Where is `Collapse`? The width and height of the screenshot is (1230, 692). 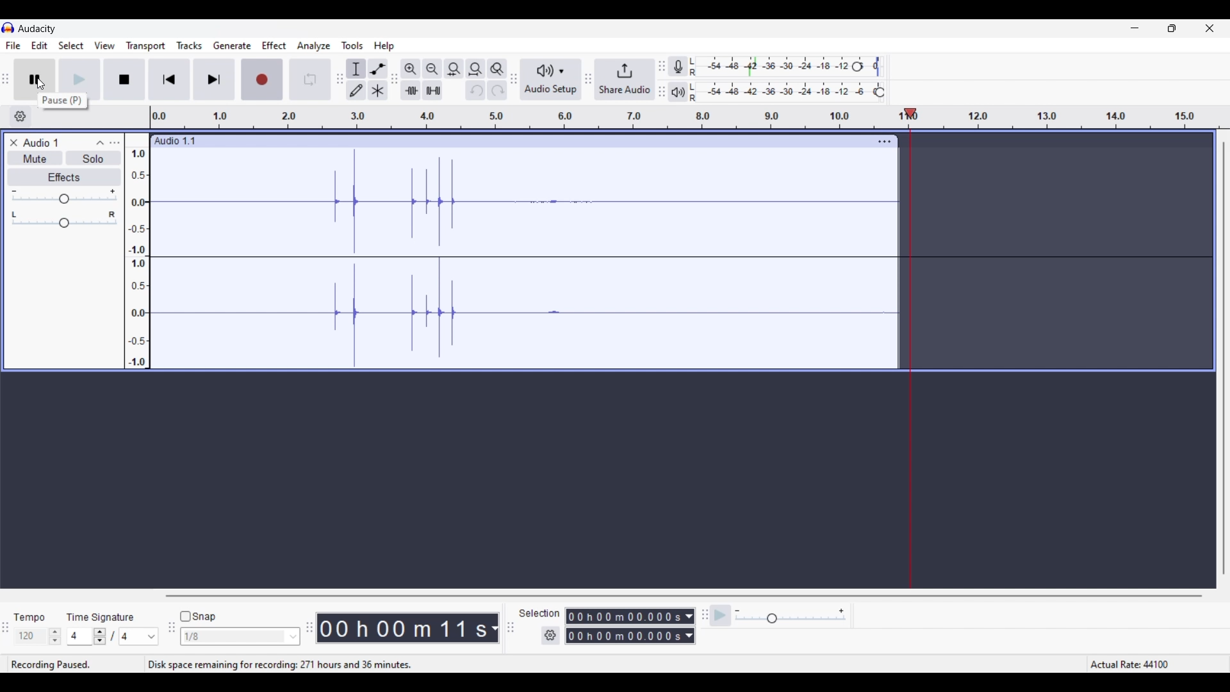 Collapse is located at coordinates (100, 143).